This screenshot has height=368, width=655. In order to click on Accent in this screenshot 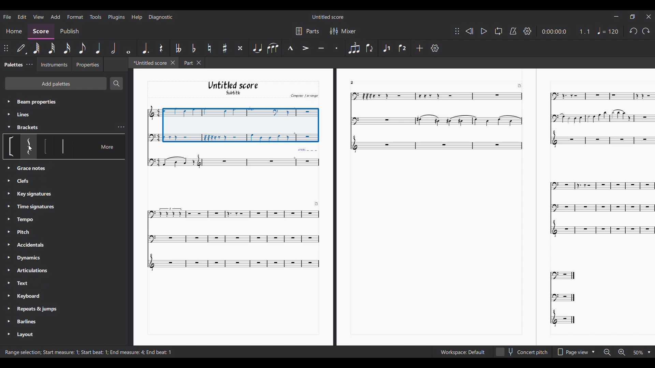, I will do `click(305, 48)`.